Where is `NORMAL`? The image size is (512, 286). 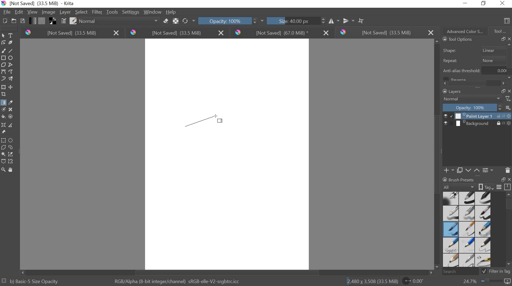
NORMAL is located at coordinates (473, 99).